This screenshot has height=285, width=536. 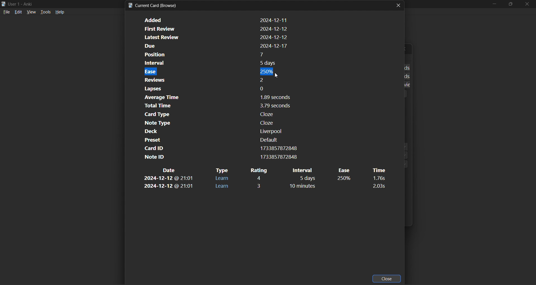 I want to click on maximize/restore, so click(x=510, y=4).